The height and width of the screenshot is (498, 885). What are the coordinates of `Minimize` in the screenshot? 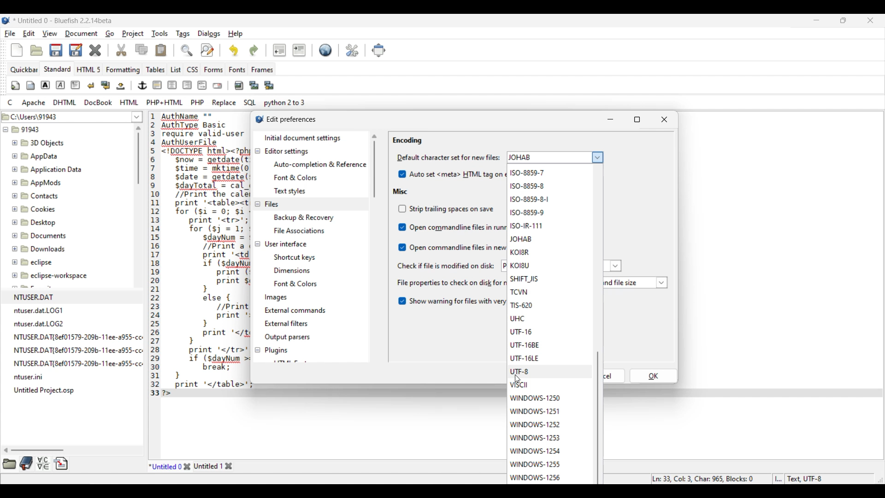 It's located at (817, 20).